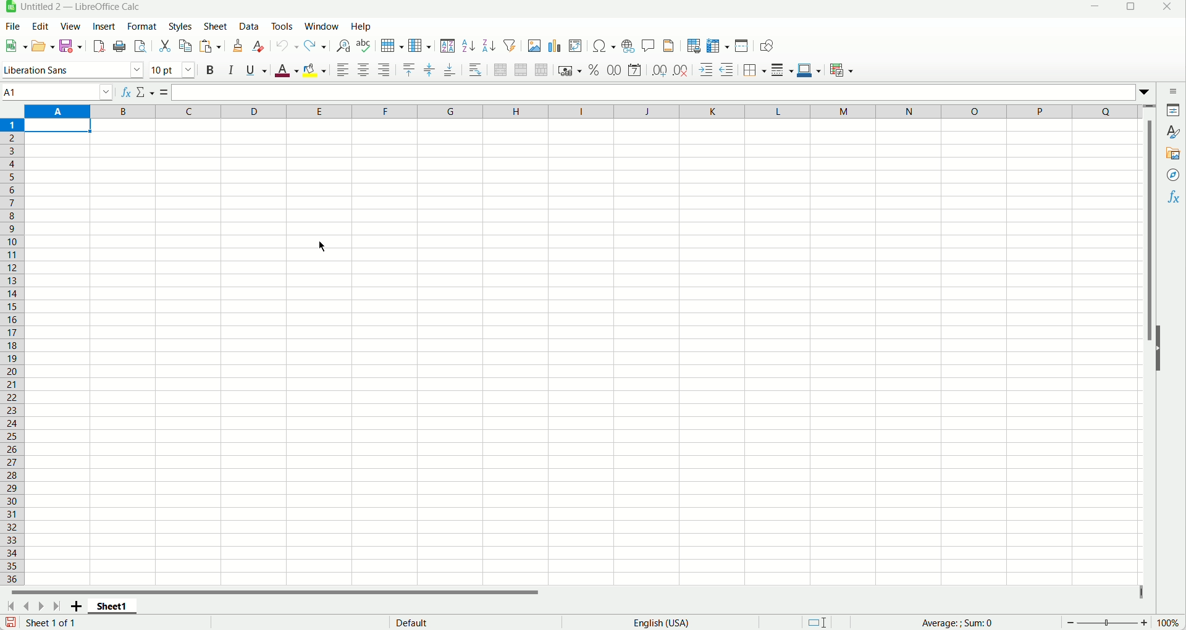  I want to click on Show draw functions, so click(764, 46).